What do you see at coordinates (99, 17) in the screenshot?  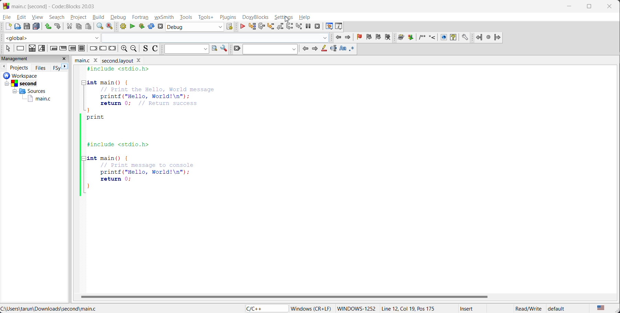 I see `build` at bounding box center [99, 17].